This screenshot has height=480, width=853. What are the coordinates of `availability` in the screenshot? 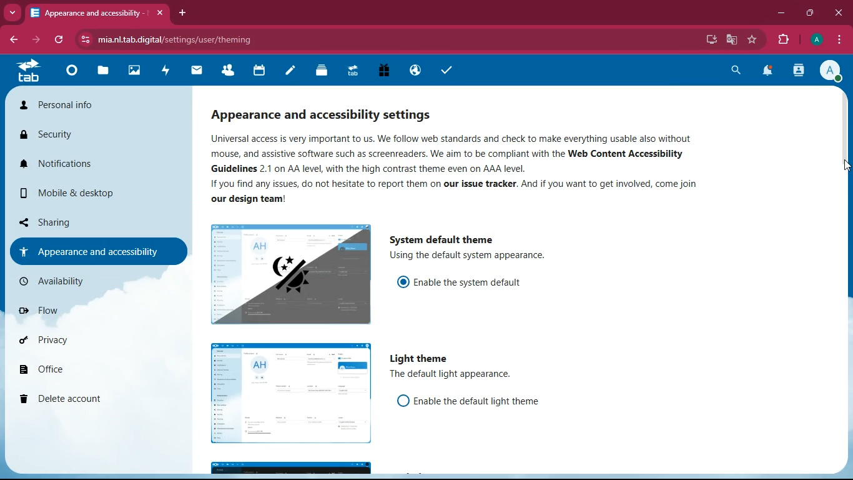 It's located at (84, 280).